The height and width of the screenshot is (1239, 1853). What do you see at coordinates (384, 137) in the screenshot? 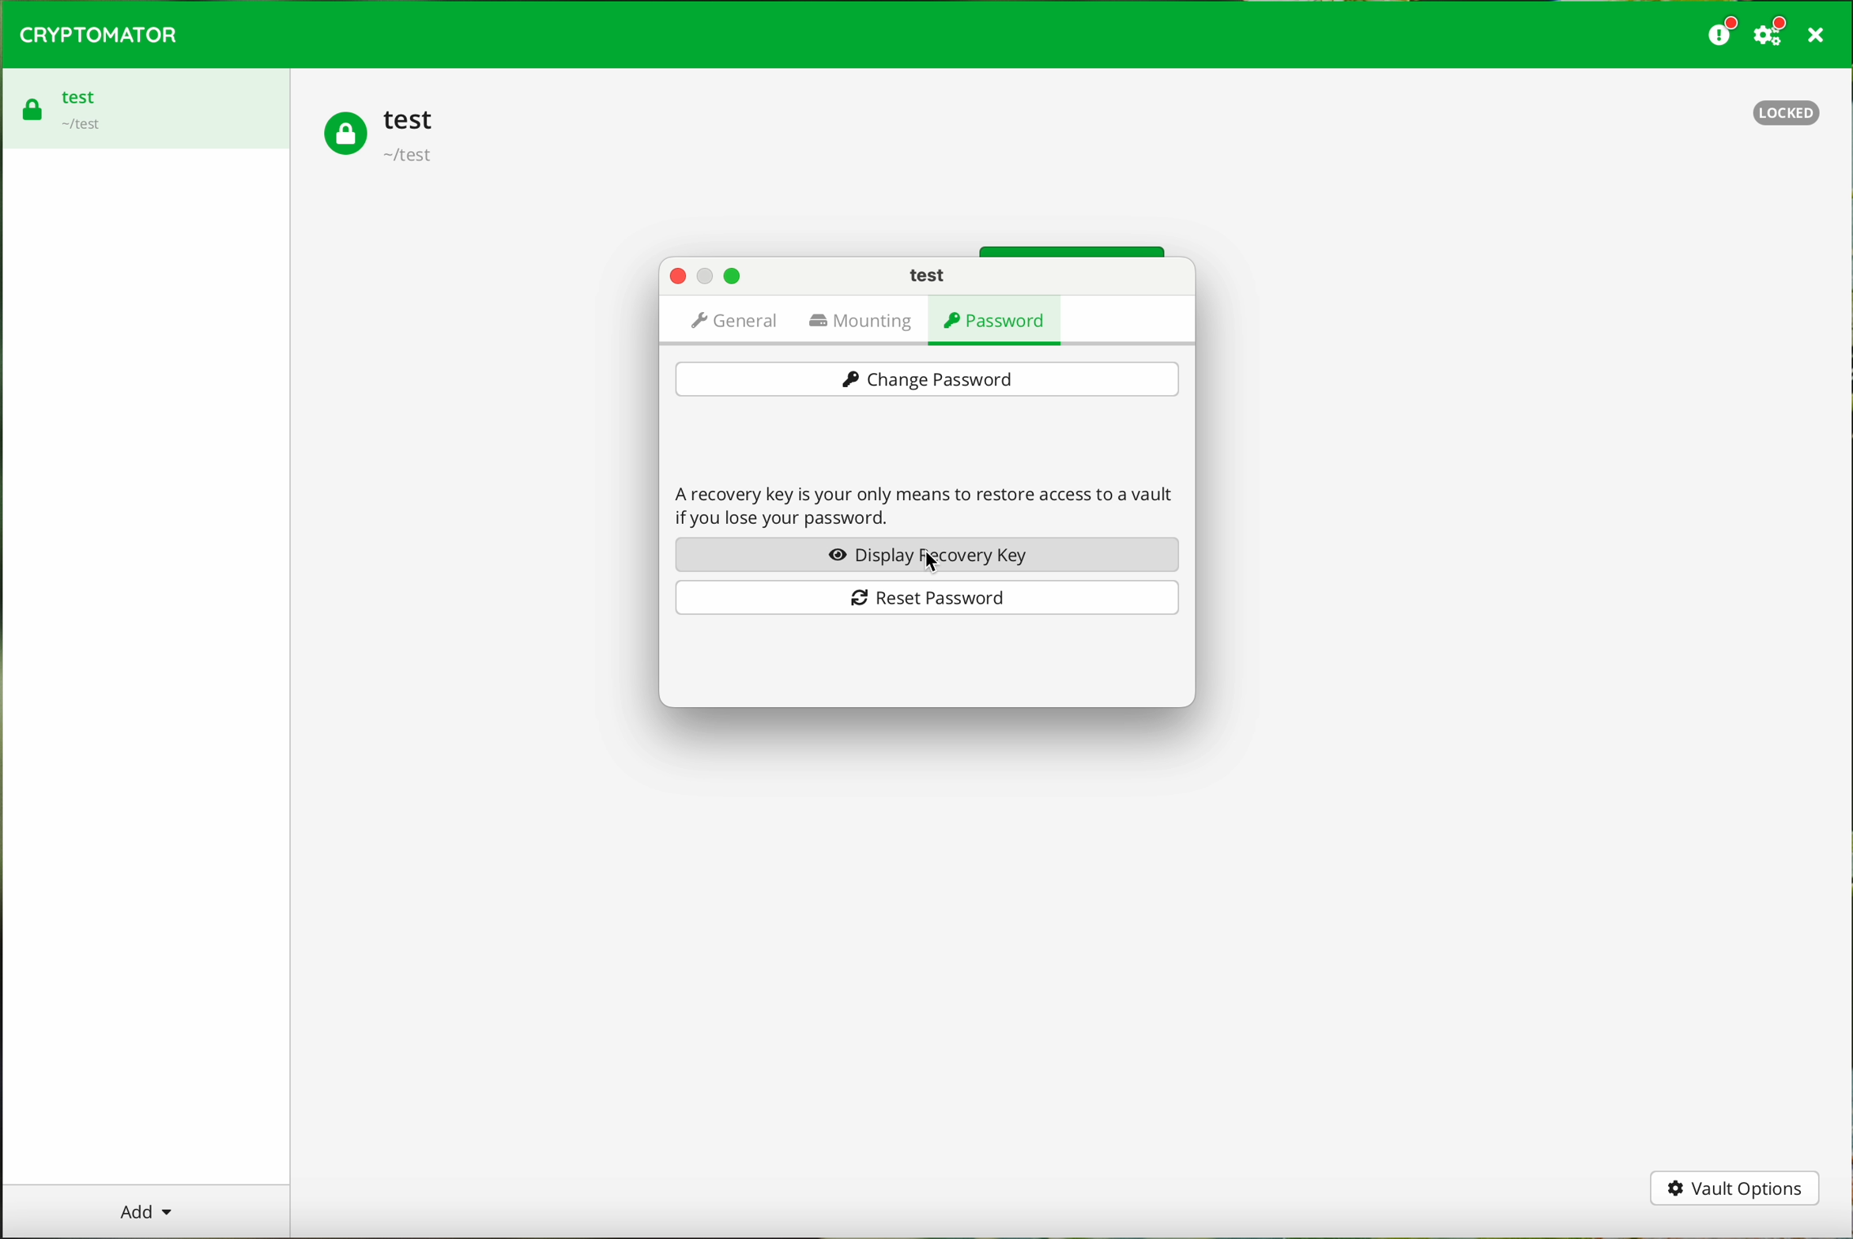
I see `test vault` at bounding box center [384, 137].